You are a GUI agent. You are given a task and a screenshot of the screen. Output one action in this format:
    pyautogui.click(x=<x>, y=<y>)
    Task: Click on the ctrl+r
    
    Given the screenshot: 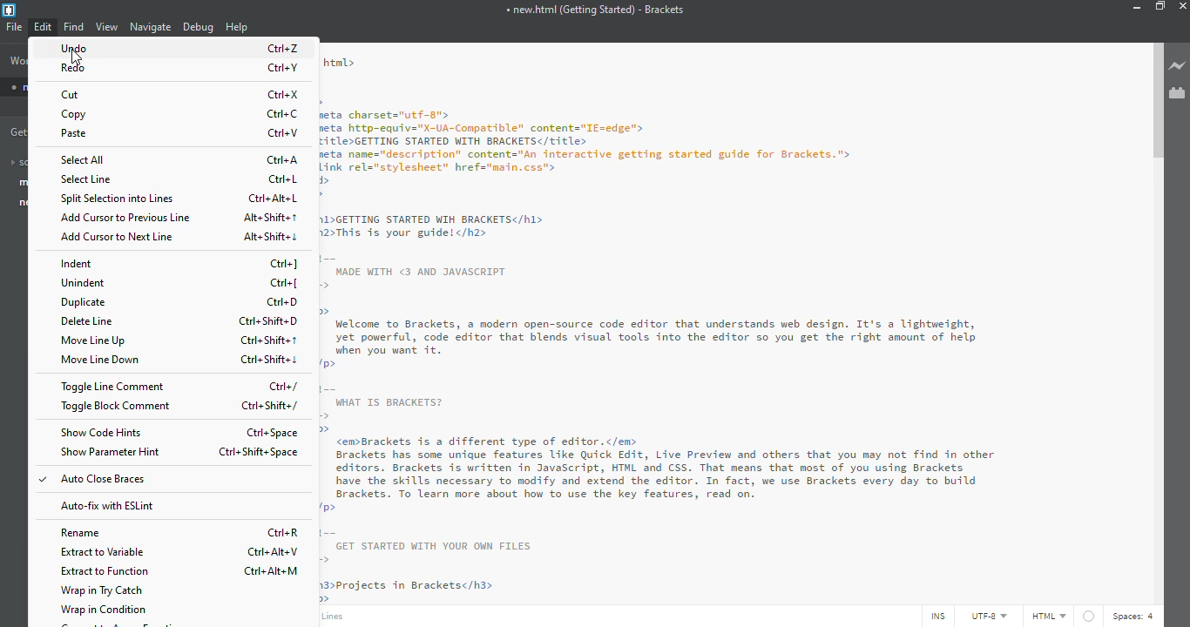 What is the action you would take?
    pyautogui.click(x=285, y=533)
    